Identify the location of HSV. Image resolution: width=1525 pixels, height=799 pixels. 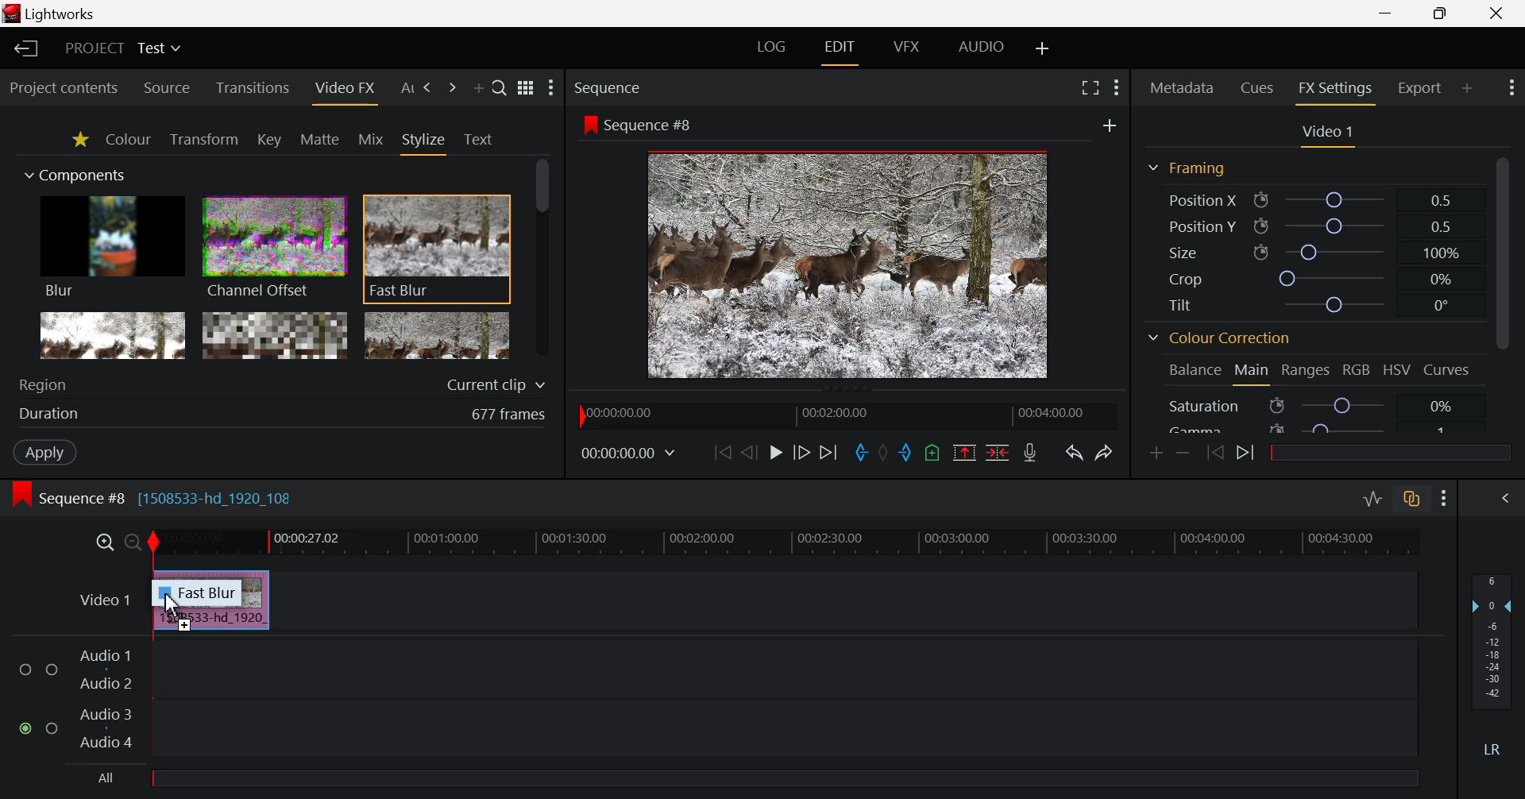
(1396, 370).